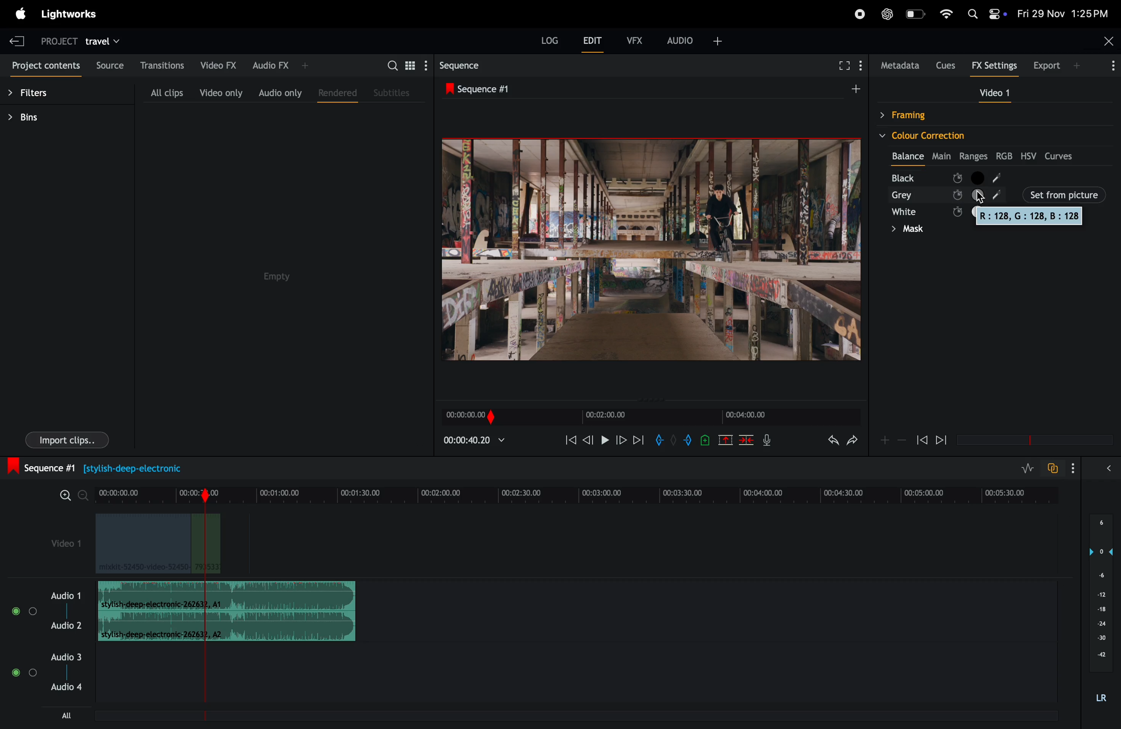 The width and height of the screenshot is (1121, 729). What do you see at coordinates (166, 92) in the screenshot?
I see `all clips` at bounding box center [166, 92].